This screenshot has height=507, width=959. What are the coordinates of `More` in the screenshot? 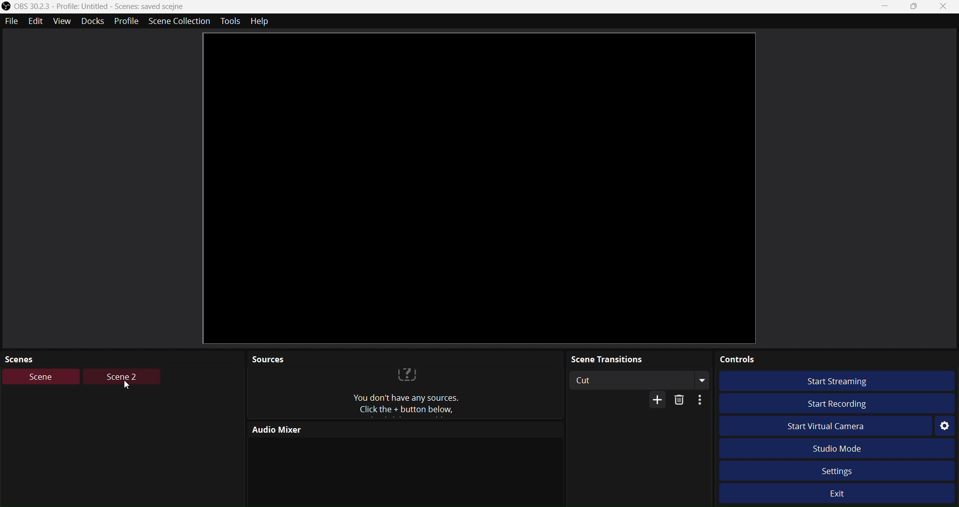 It's located at (658, 401).